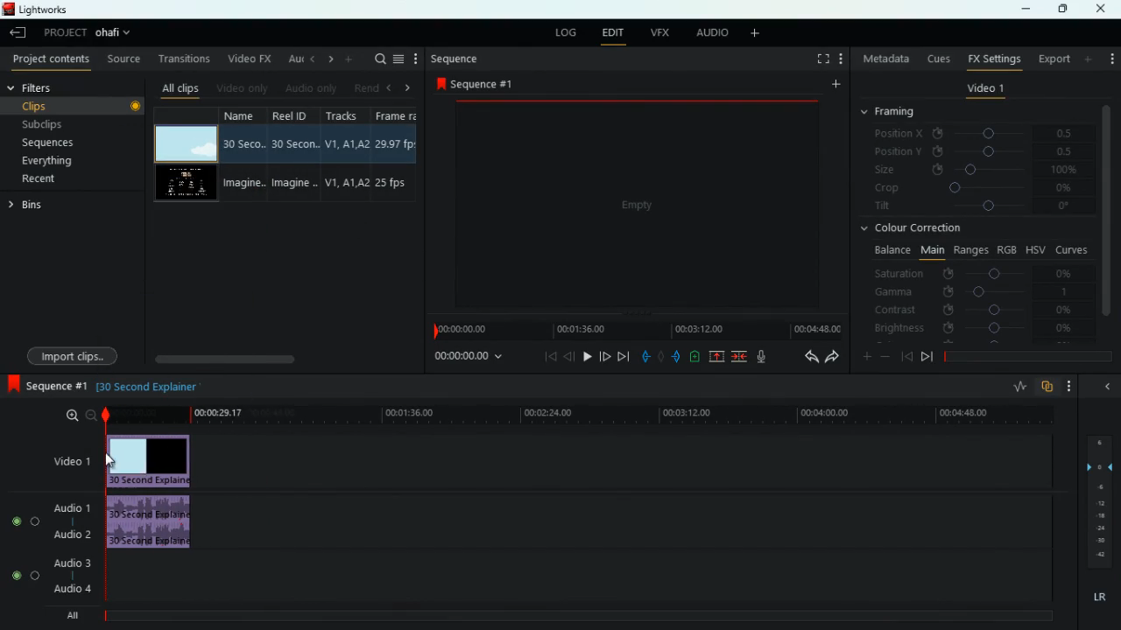 Image resolution: width=1121 pixels, height=630 pixels. Describe the element at coordinates (1058, 9) in the screenshot. I see `maximize` at that location.